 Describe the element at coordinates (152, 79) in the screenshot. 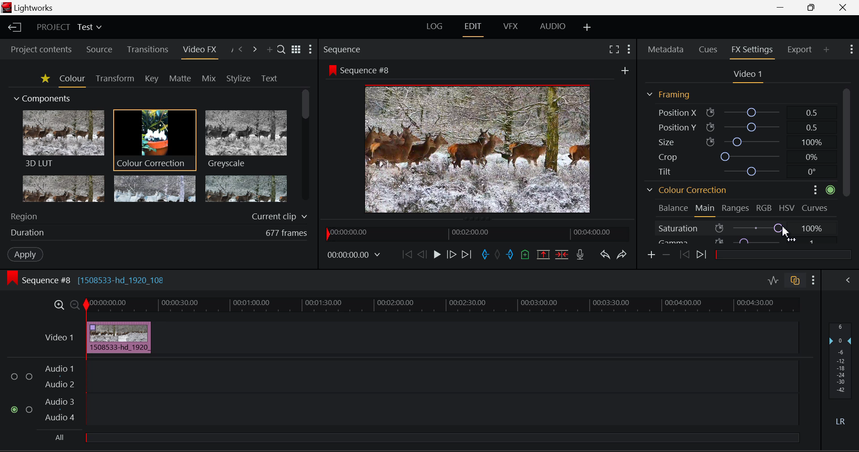

I see `Key` at that location.